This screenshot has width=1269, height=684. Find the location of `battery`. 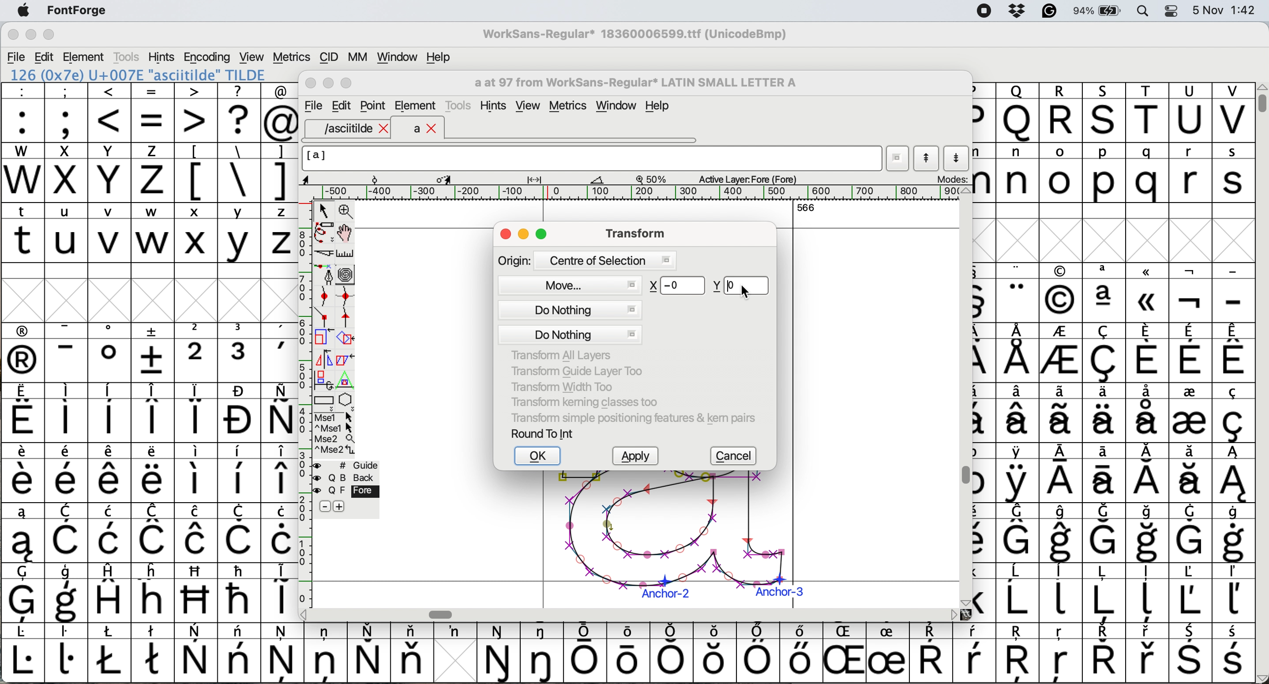

battery is located at coordinates (1101, 10).